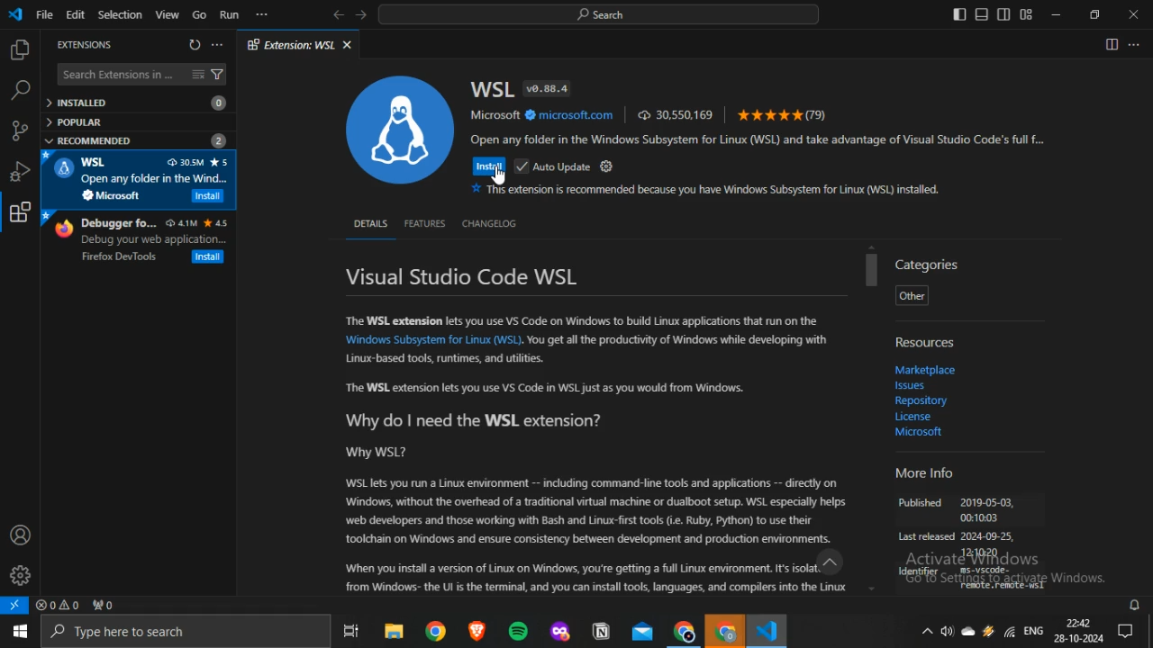 The width and height of the screenshot is (1153, 648). What do you see at coordinates (44, 14) in the screenshot?
I see `File` at bounding box center [44, 14].